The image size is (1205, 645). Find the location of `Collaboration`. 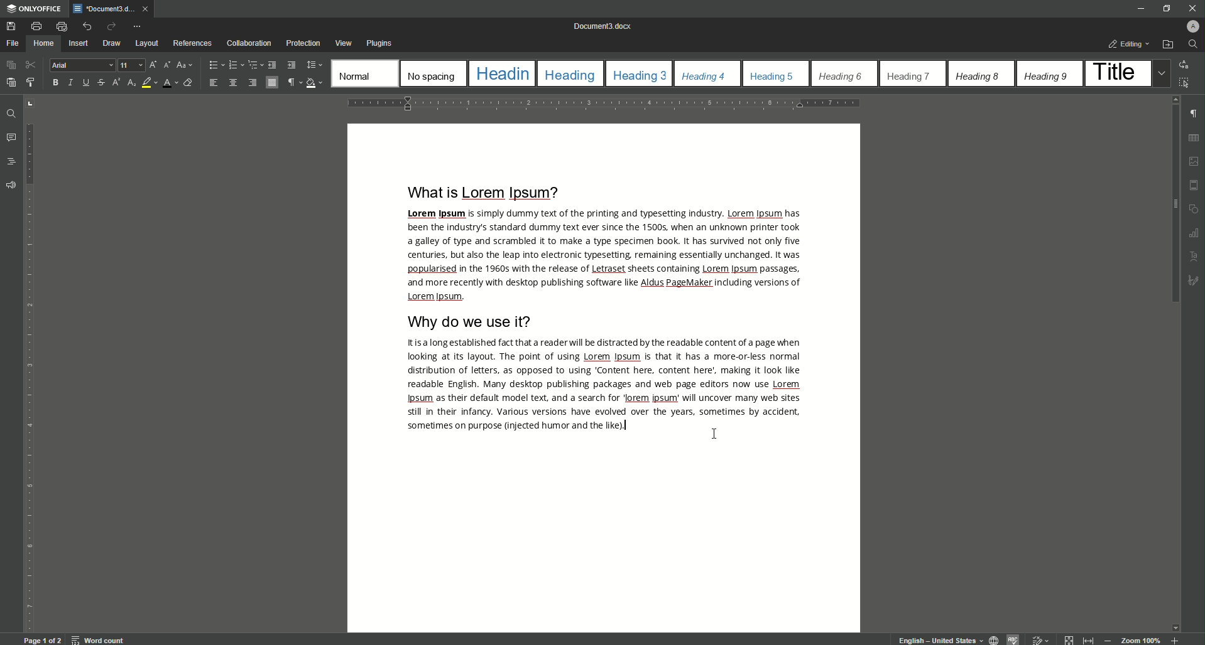

Collaboration is located at coordinates (248, 43).